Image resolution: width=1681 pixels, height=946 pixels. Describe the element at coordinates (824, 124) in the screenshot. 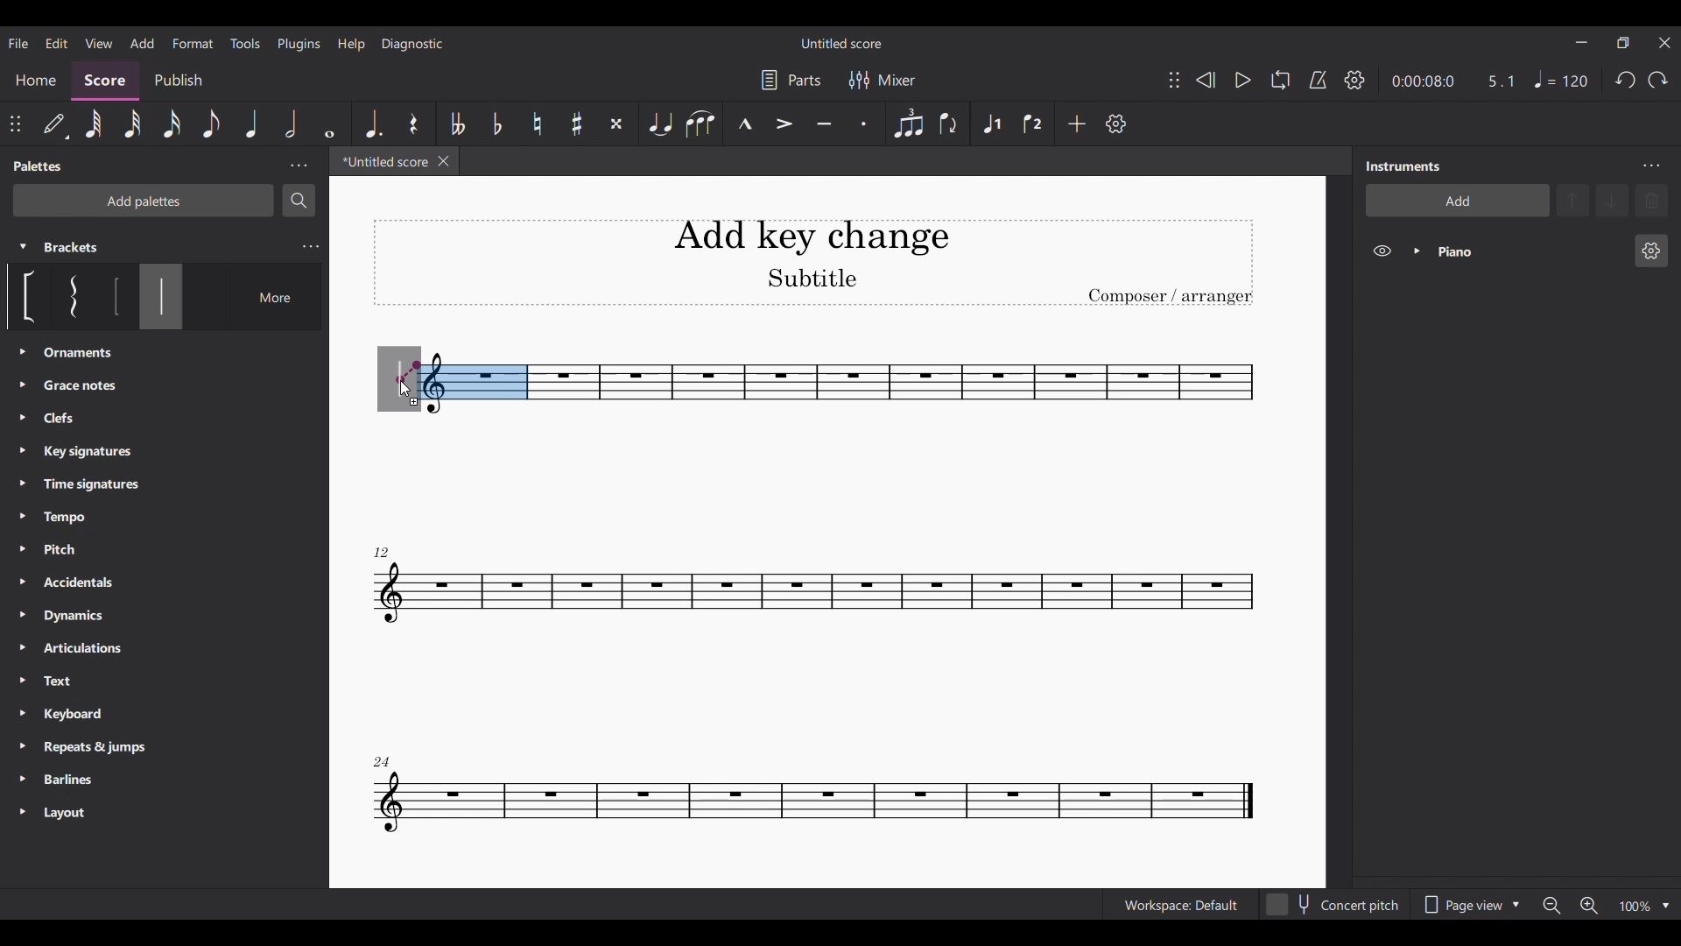

I see `Tenuto` at that location.